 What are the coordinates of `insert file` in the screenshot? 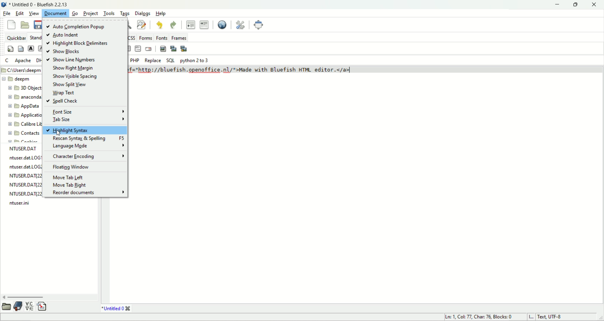 It's located at (41, 306).